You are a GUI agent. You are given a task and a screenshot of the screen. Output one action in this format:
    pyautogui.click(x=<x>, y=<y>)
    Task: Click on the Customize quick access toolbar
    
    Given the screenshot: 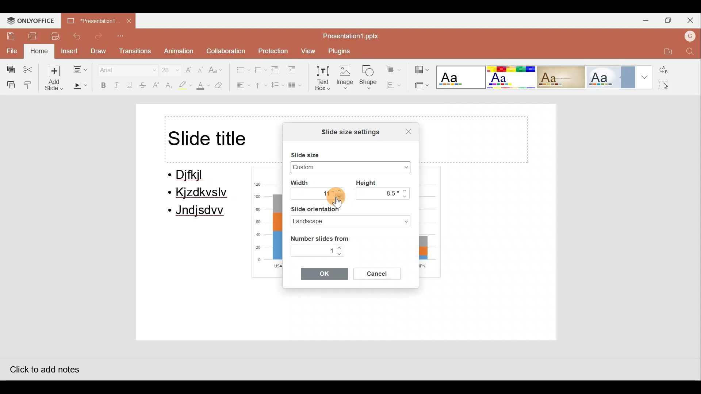 What is the action you would take?
    pyautogui.click(x=122, y=36)
    